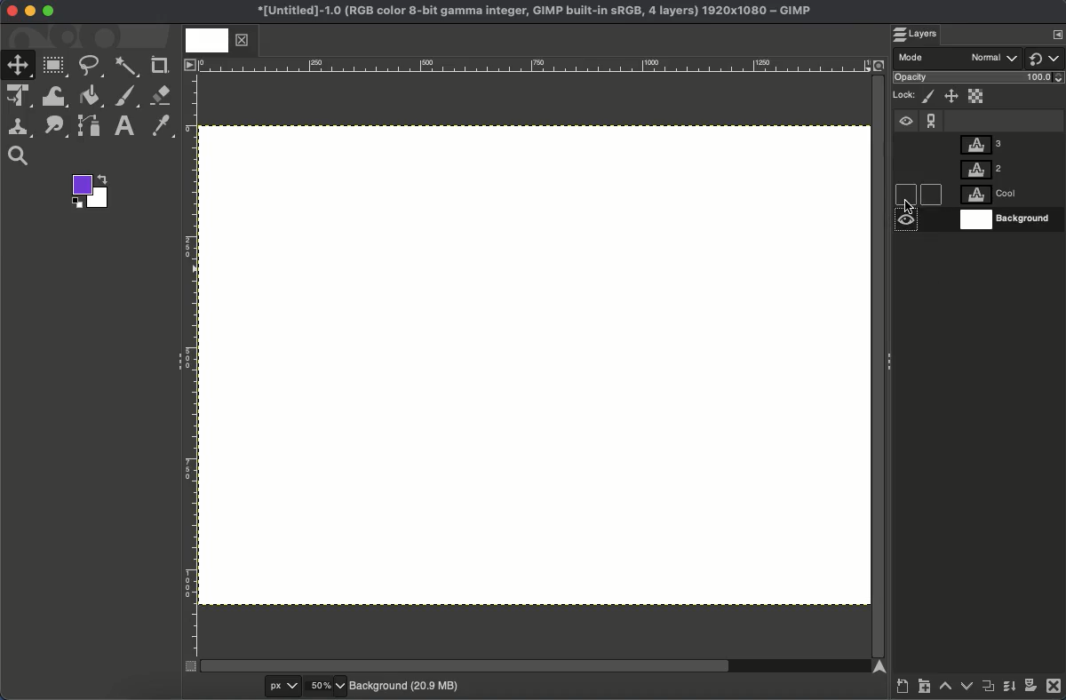 The width and height of the screenshot is (1066, 700). What do you see at coordinates (902, 688) in the screenshot?
I see `Create a new layer` at bounding box center [902, 688].